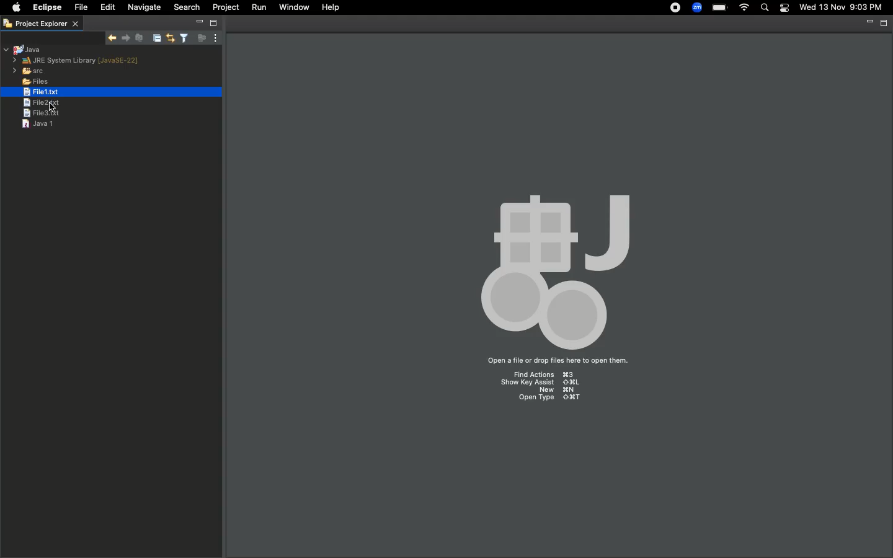 This screenshot has height=558, width=893. Describe the element at coordinates (867, 23) in the screenshot. I see `Minimize` at that location.